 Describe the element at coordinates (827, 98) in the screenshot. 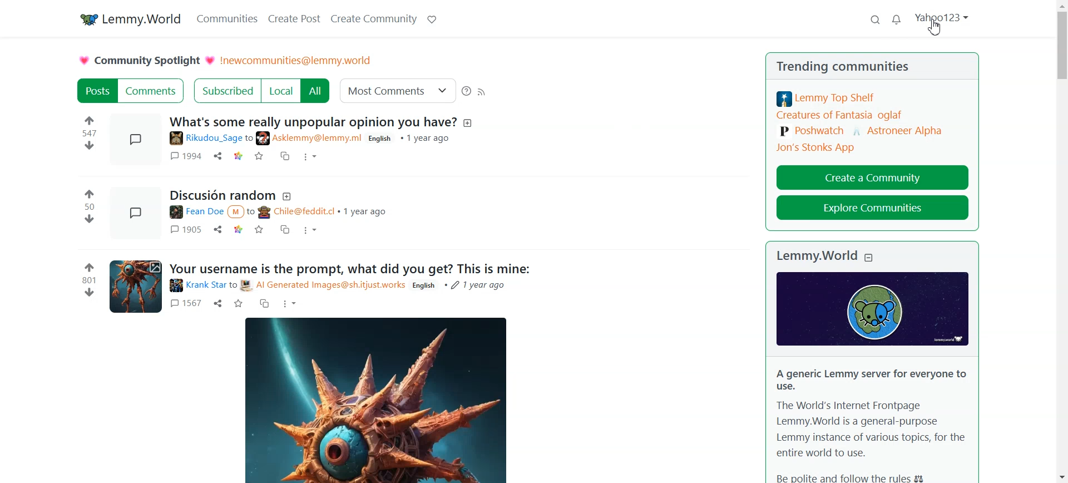

I see `lemmy top shelf` at that location.